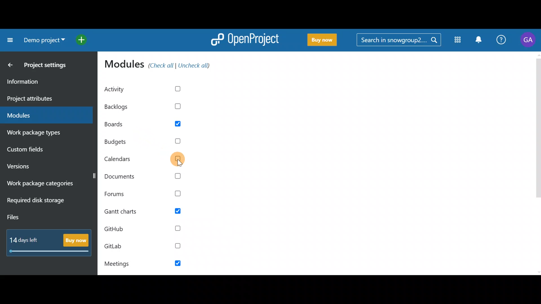 The image size is (541, 304). What do you see at coordinates (43, 134) in the screenshot?
I see `Work package types` at bounding box center [43, 134].